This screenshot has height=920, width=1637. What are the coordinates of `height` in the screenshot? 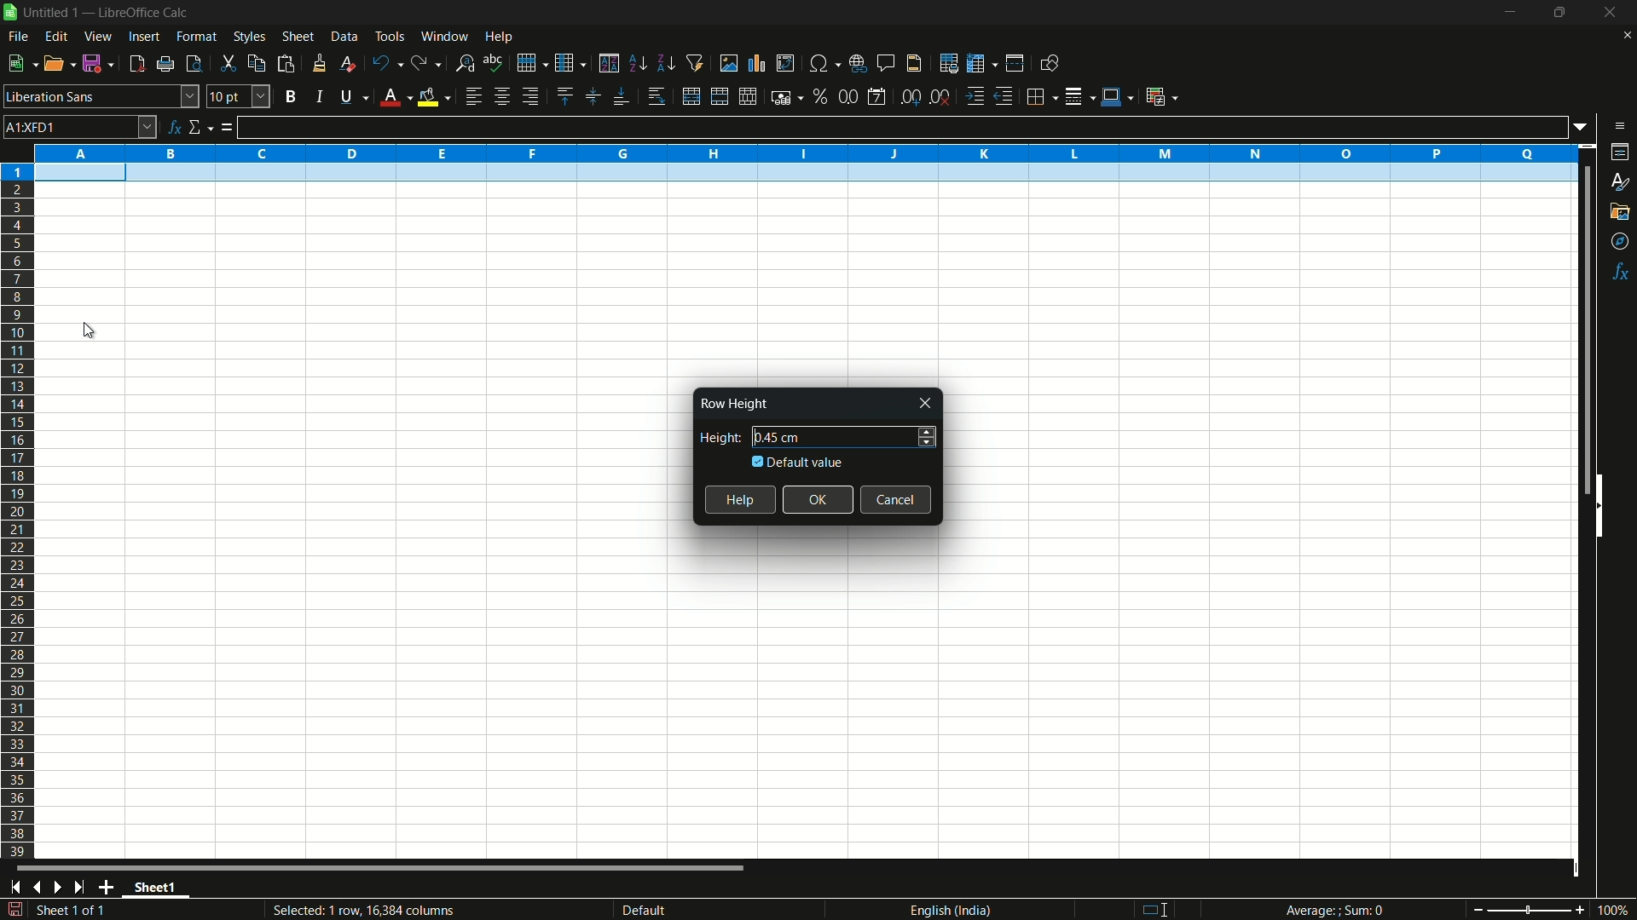 It's located at (716, 438).